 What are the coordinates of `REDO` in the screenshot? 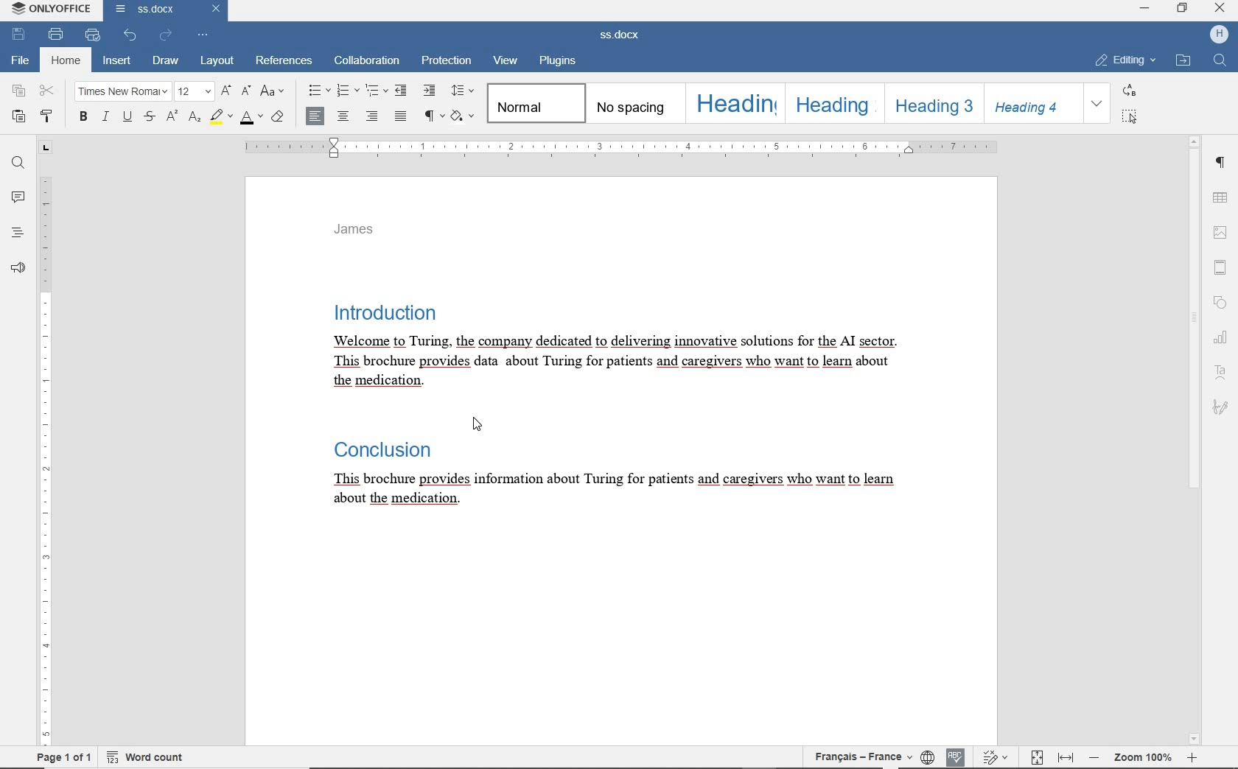 It's located at (165, 35).